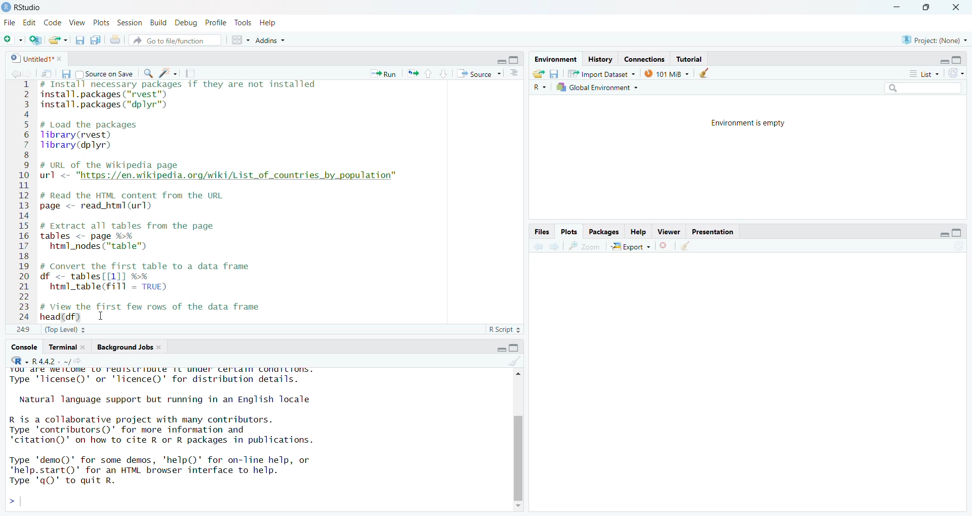 This screenshot has height=516, width=972. I want to click on resize, so click(925, 8).